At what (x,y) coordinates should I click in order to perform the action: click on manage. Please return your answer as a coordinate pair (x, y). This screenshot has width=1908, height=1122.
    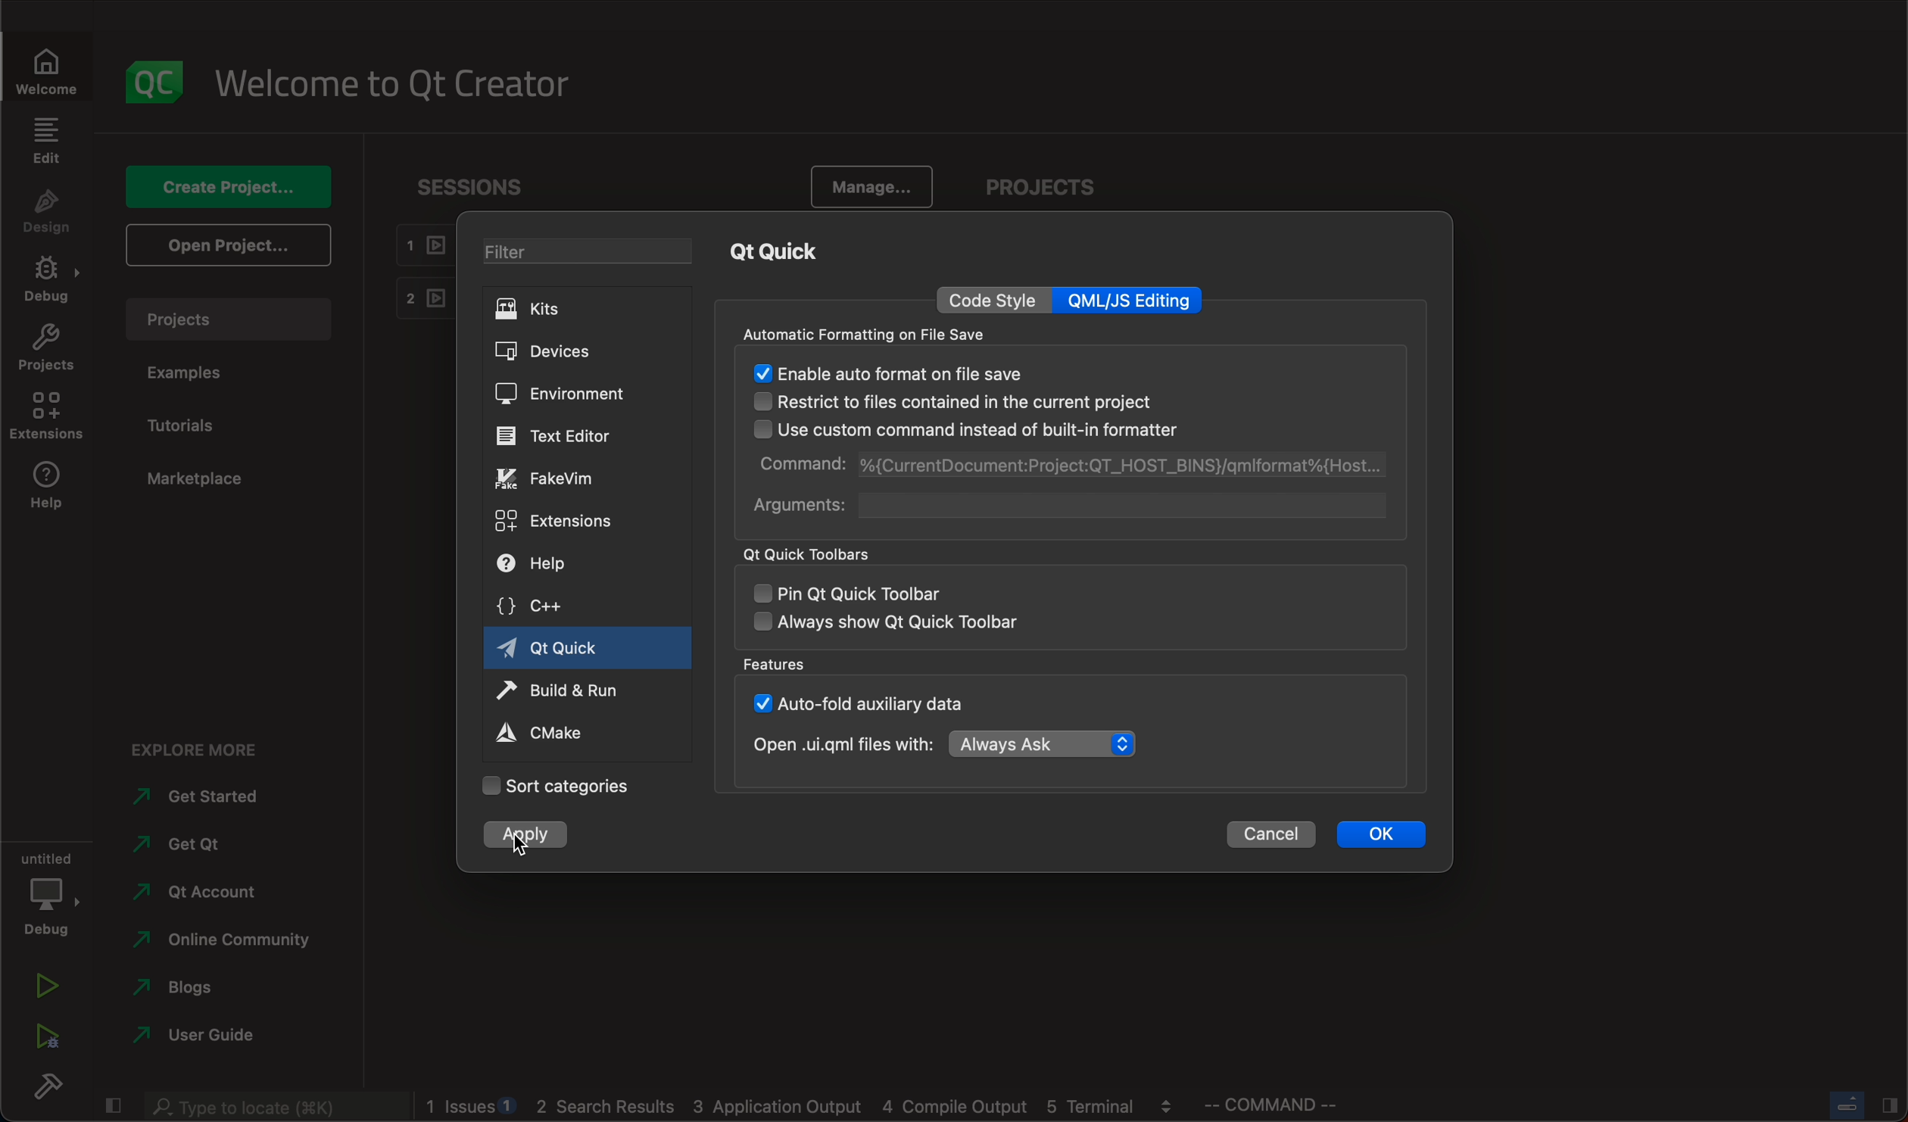
    Looking at the image, I should click on (872, 184).